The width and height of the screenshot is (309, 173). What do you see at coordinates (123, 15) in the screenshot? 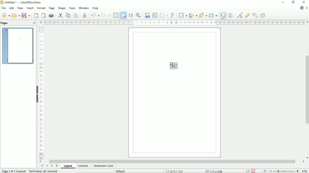
I see `Snap to grid` at bounding box center [123, 15].